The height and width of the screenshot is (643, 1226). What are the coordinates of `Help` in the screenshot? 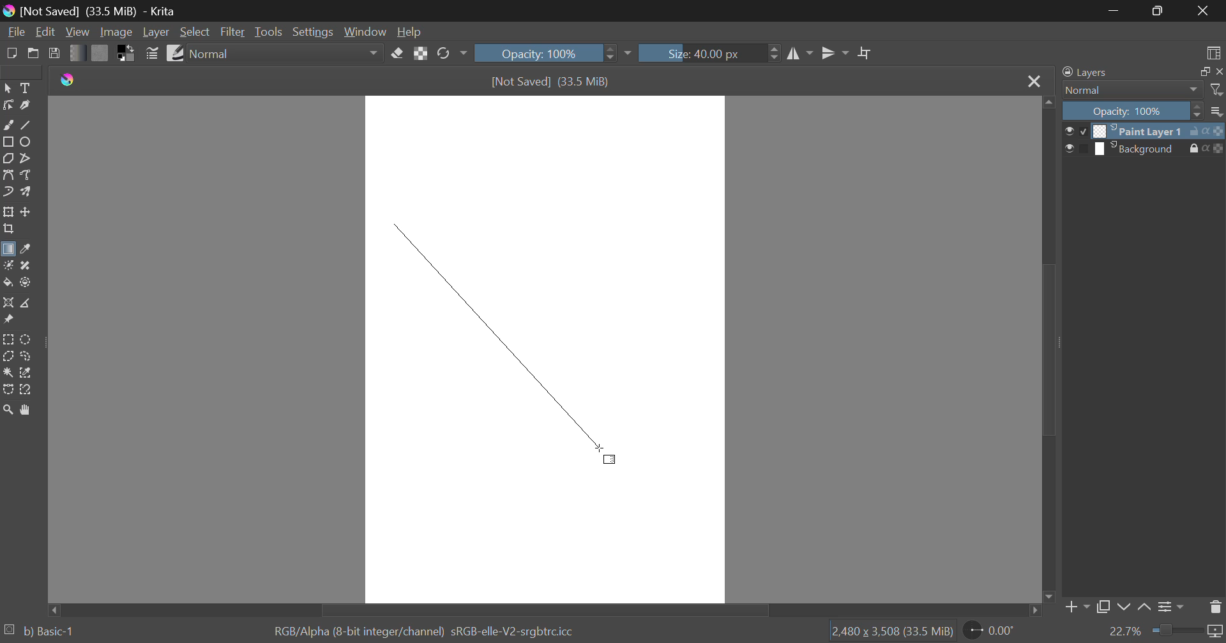 It's located at (409, 31).